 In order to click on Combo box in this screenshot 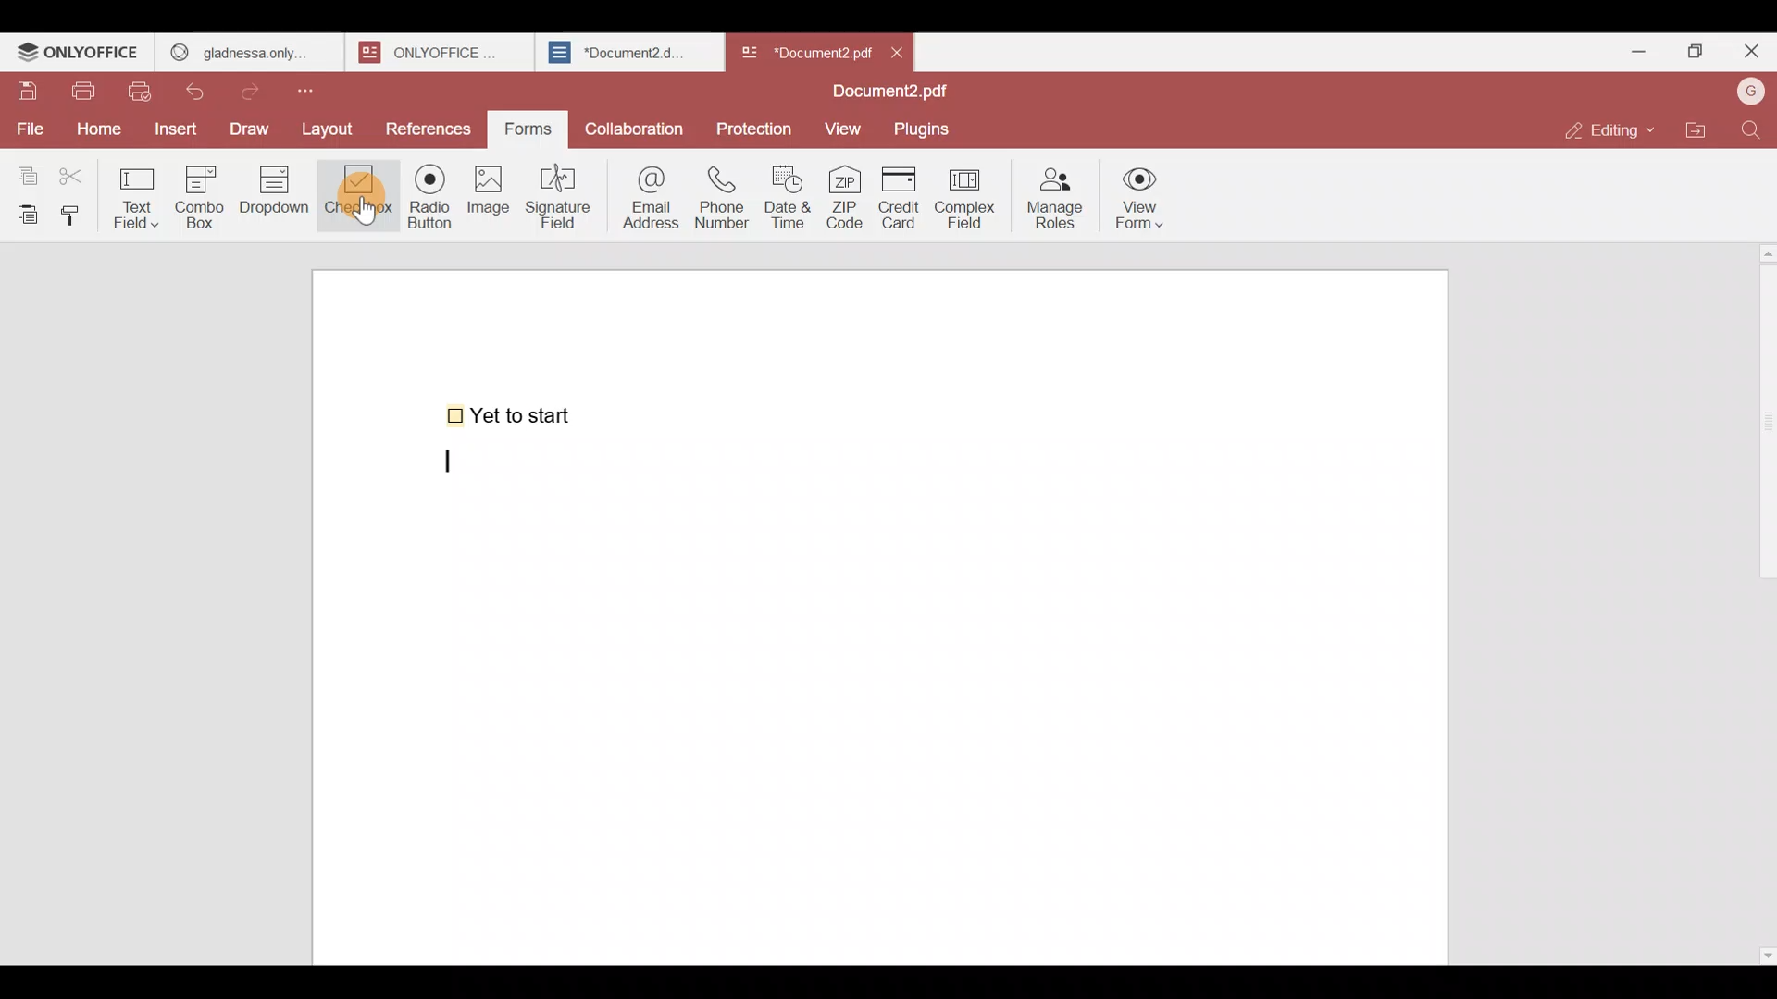, I will do `click(199, 194)`.